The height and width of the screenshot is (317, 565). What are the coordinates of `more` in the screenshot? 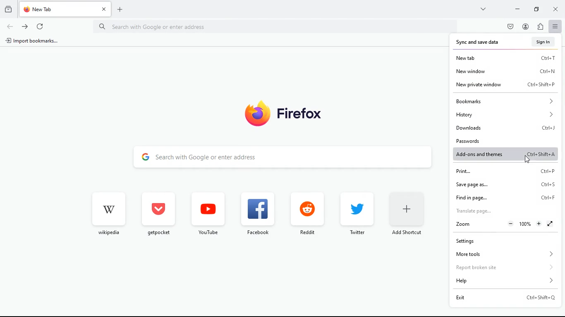 It's located at (484, 9).